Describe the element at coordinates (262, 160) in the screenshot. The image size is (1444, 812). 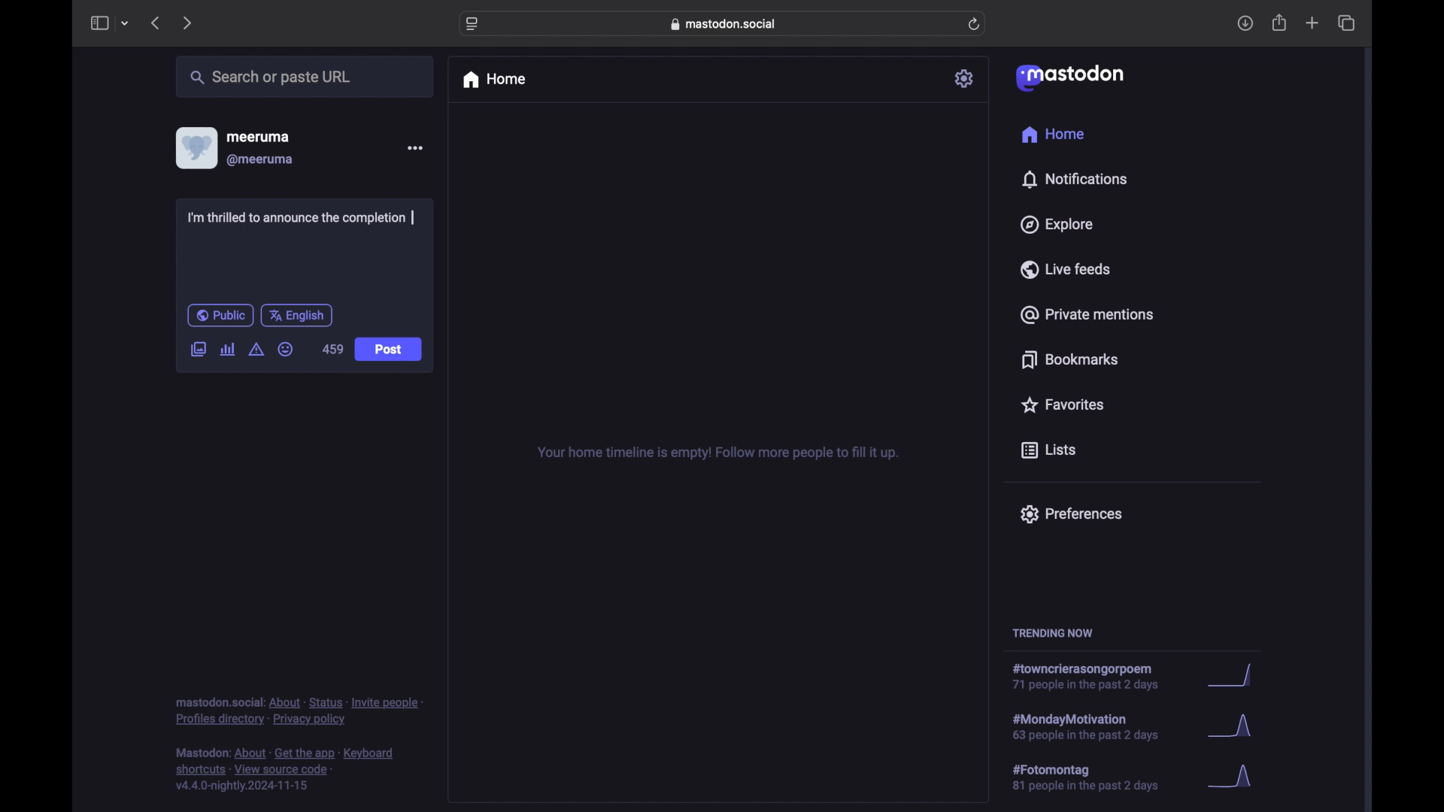
I see `@meeruma` at that location.